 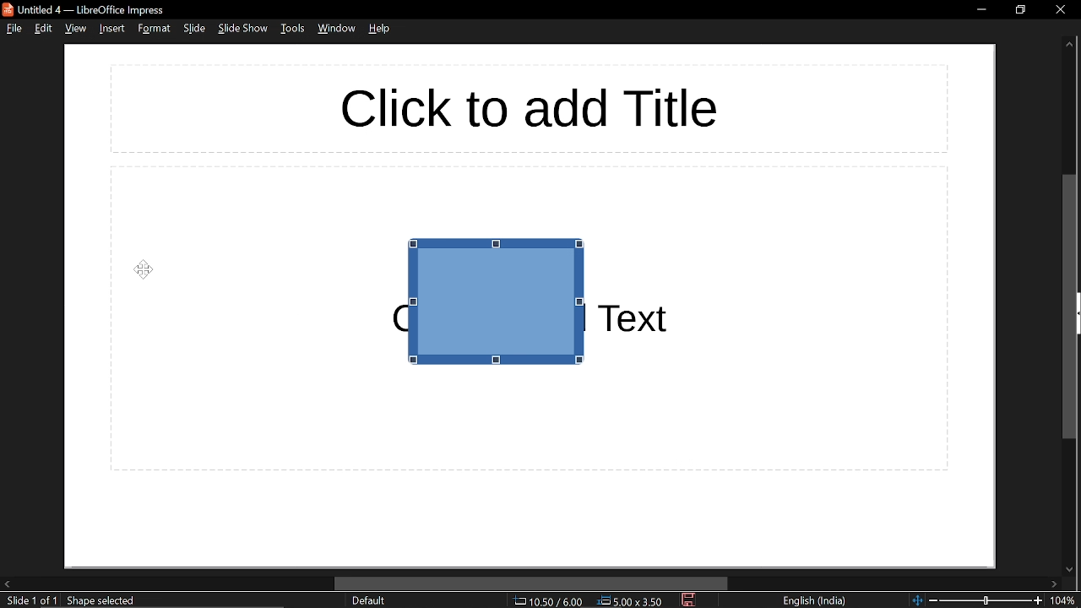 I want to click on vertical scrollbar, so click(x=1072, y=307).